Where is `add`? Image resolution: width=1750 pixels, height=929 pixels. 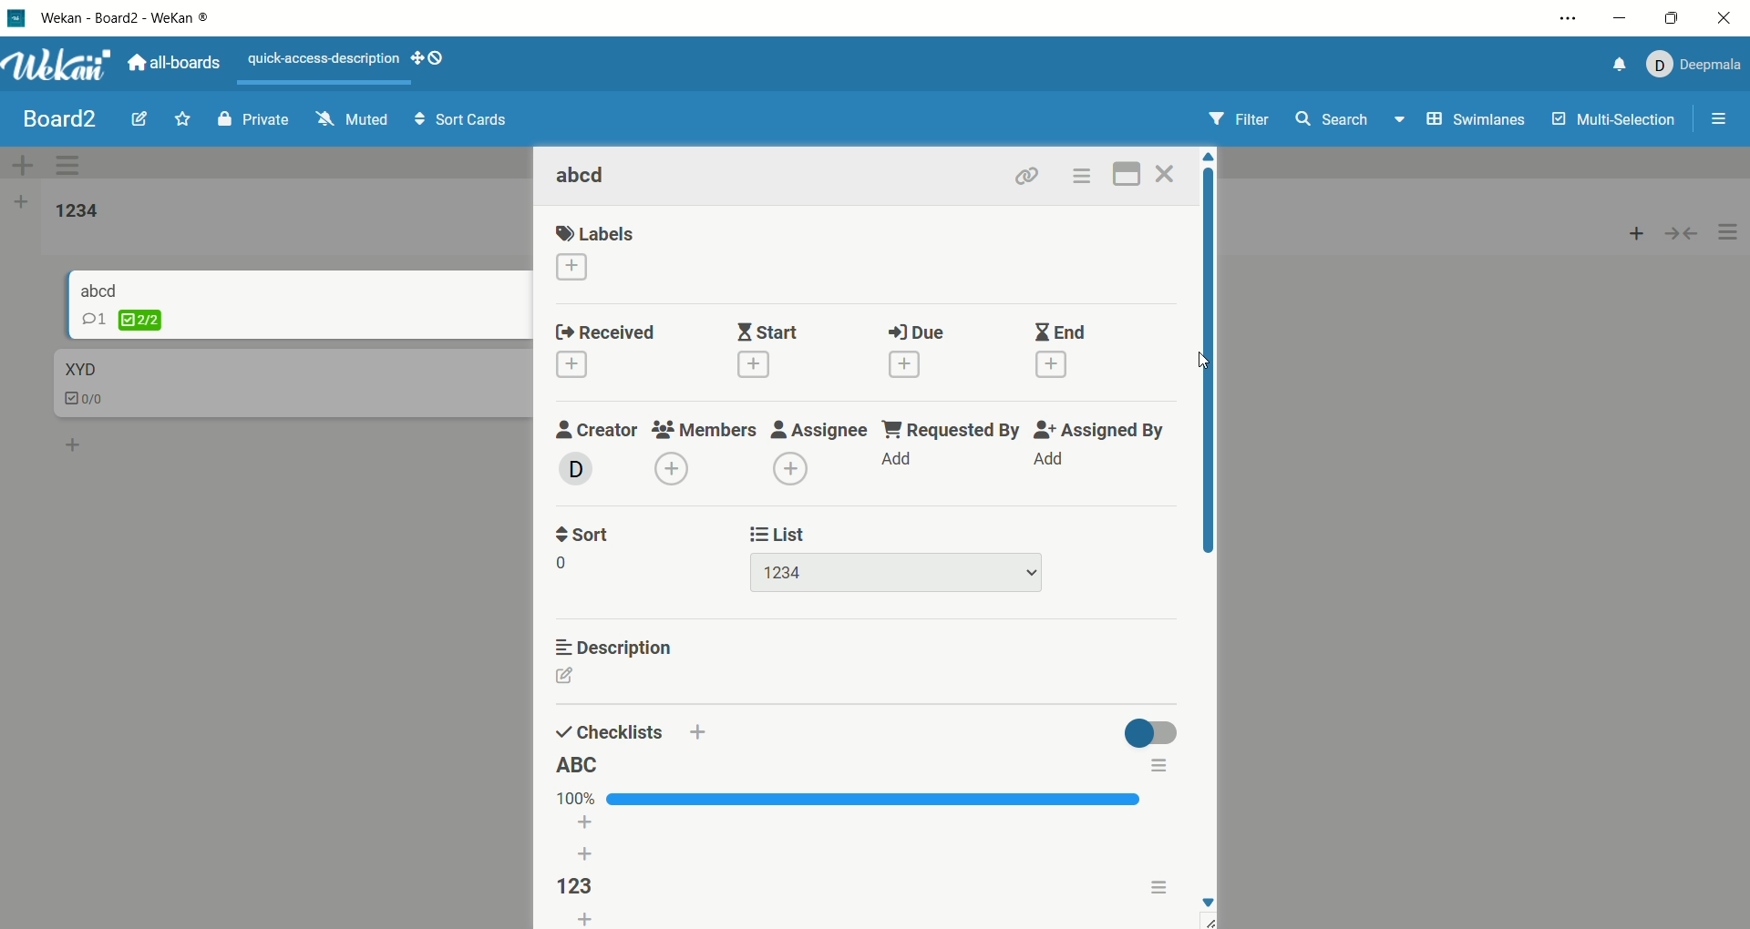 add is located at coordinates (589, 842).